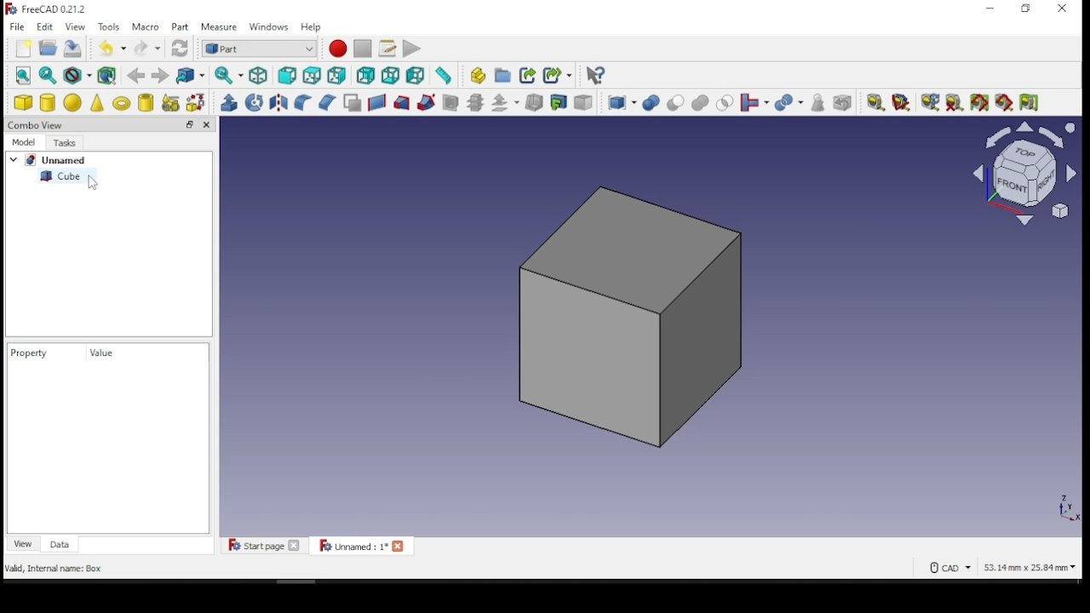 The image size is (1090, 613). Describe the element at coordinates (451, 103) in the screenshot. I see `section` at that location.